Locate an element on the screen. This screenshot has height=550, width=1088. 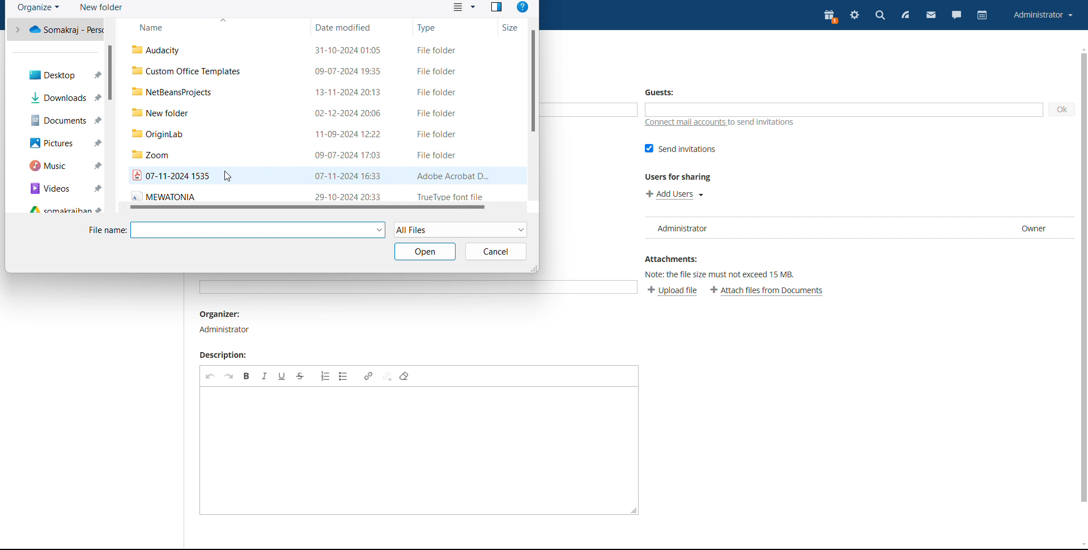
name is located at coordinates (212, 26).